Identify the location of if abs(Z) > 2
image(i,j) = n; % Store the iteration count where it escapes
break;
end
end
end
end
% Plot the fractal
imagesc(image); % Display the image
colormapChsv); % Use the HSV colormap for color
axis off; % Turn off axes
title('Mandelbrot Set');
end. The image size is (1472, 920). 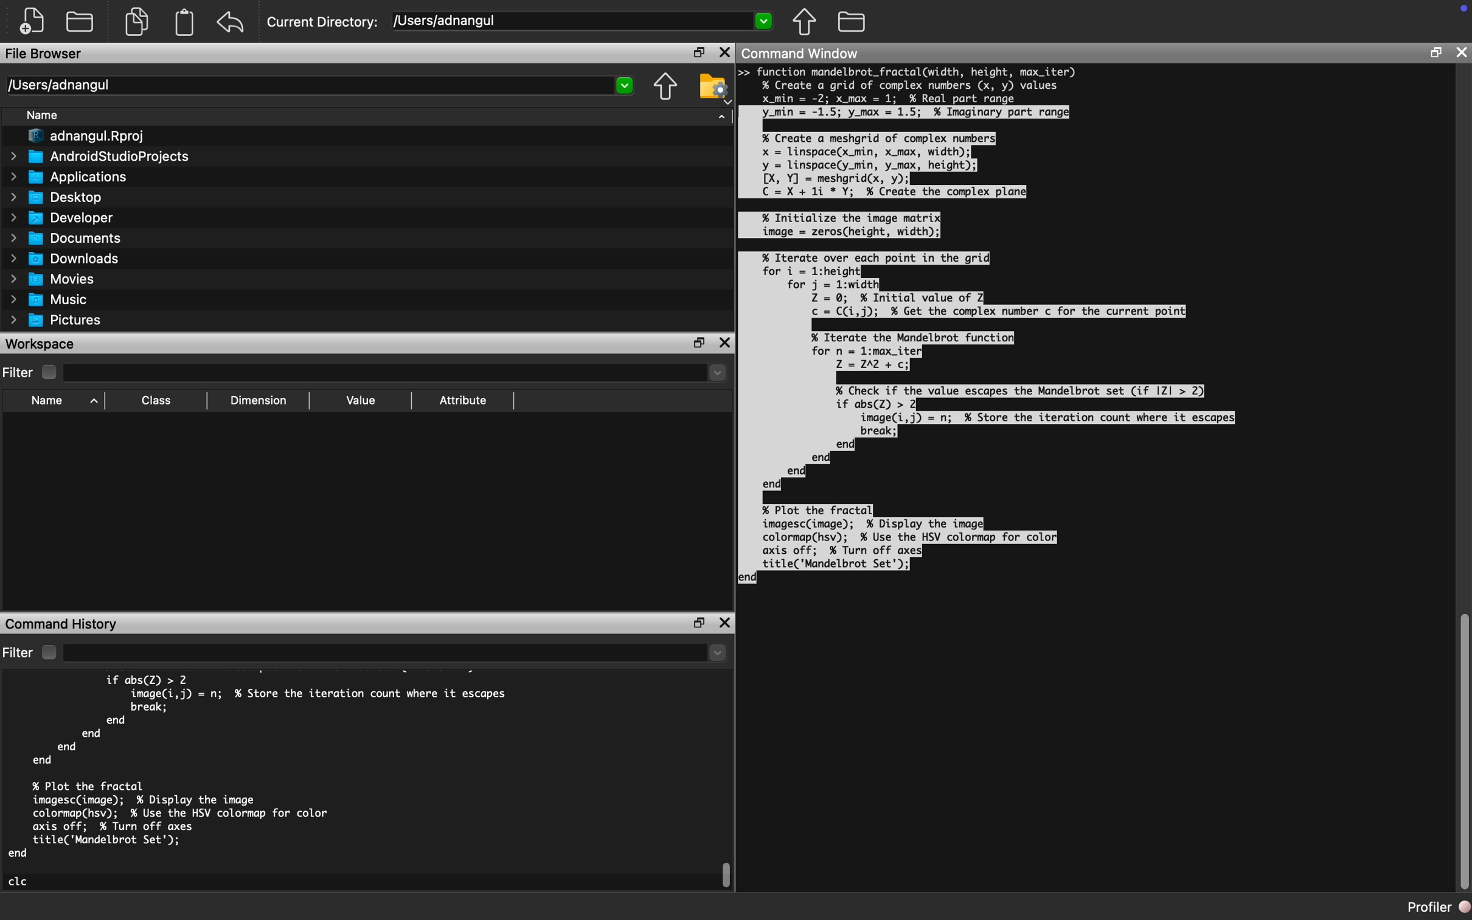
(262, 766).